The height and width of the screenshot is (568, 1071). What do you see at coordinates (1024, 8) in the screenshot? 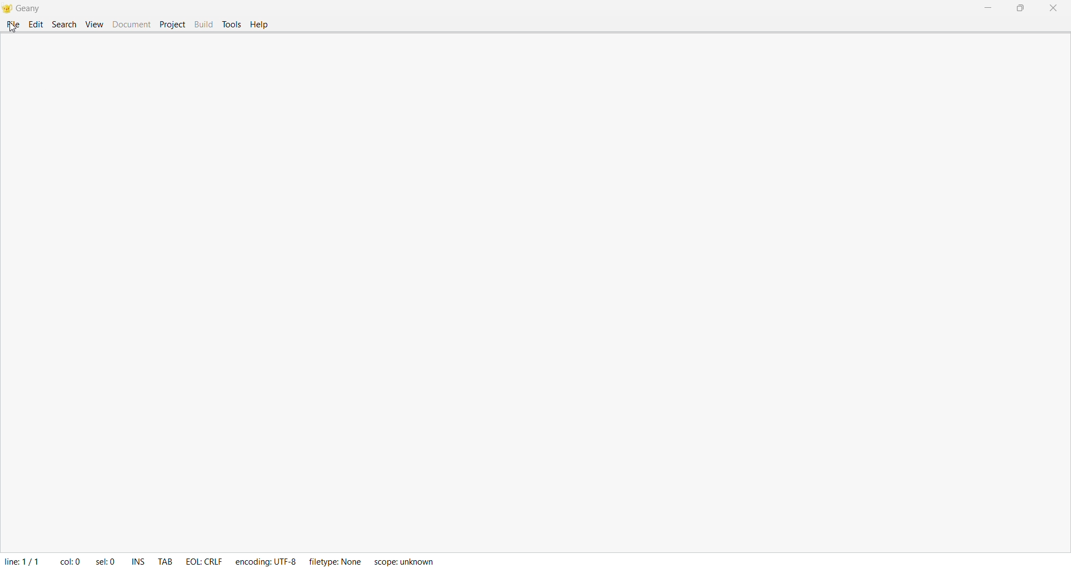
I see `Maximize` at bounding box center [1024, 8].